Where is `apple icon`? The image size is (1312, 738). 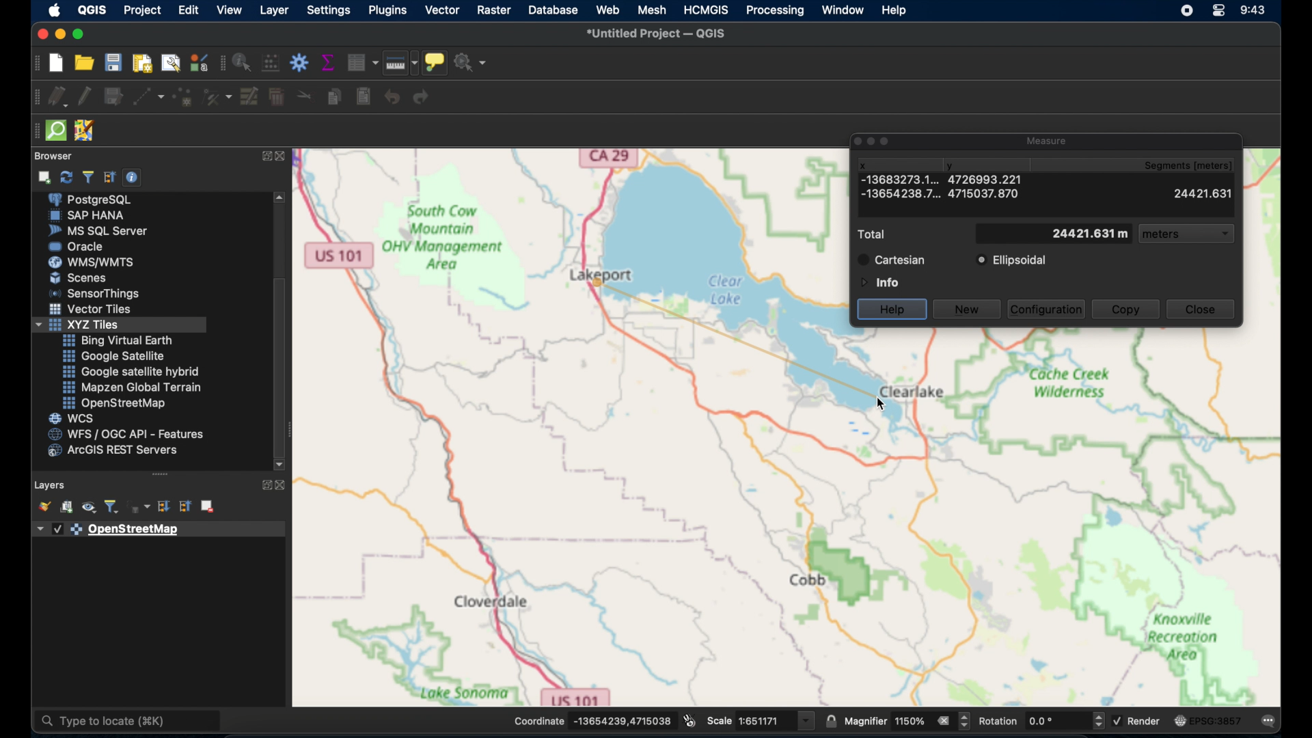 apple icon is located at coordinates (55, 10).